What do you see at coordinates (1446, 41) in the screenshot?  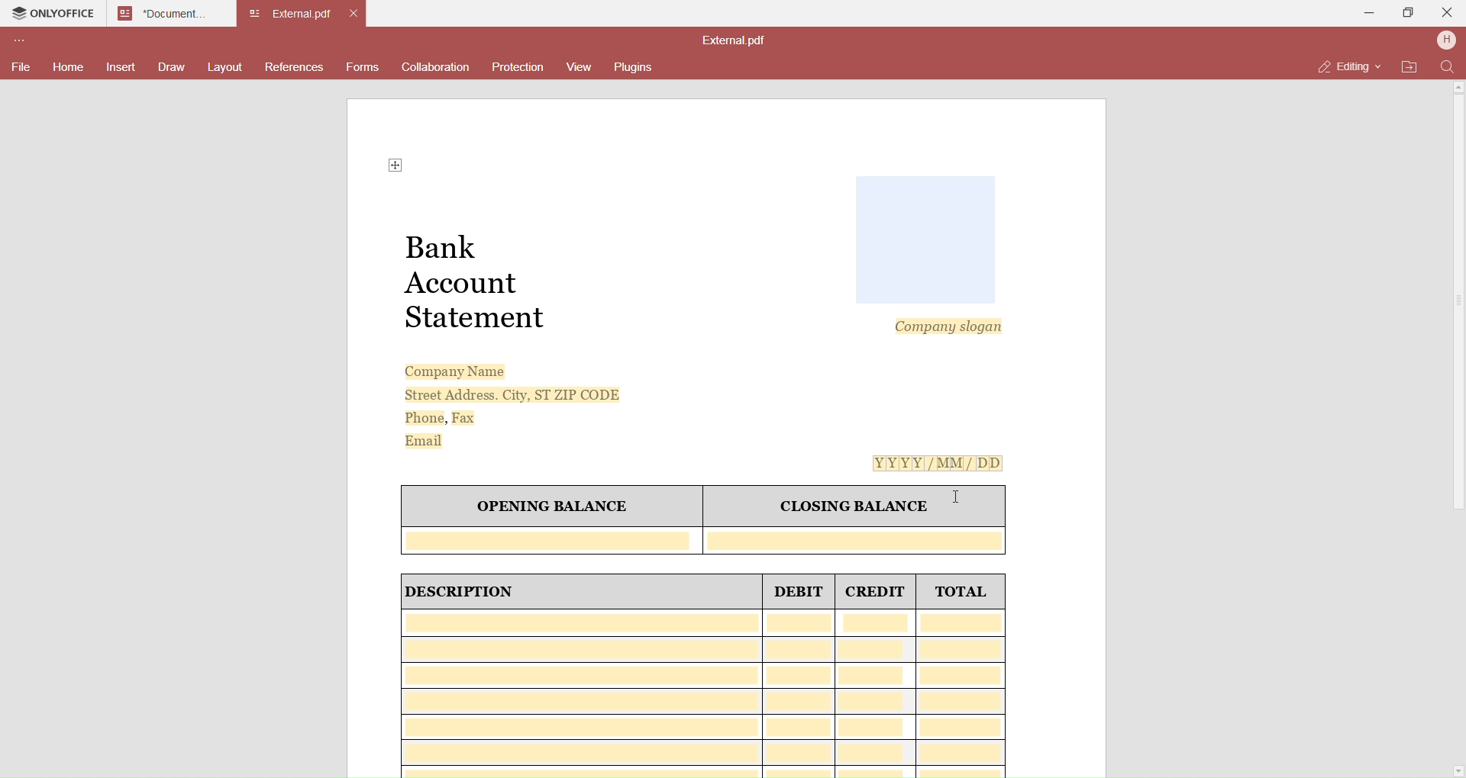 I see `User` at bounding box center [1446, 41].